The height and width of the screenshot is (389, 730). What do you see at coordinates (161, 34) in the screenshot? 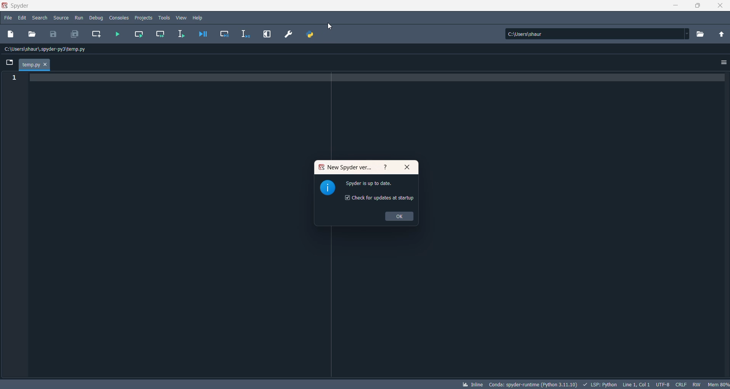
I see `run current cell` at bounding box center [161, 34].